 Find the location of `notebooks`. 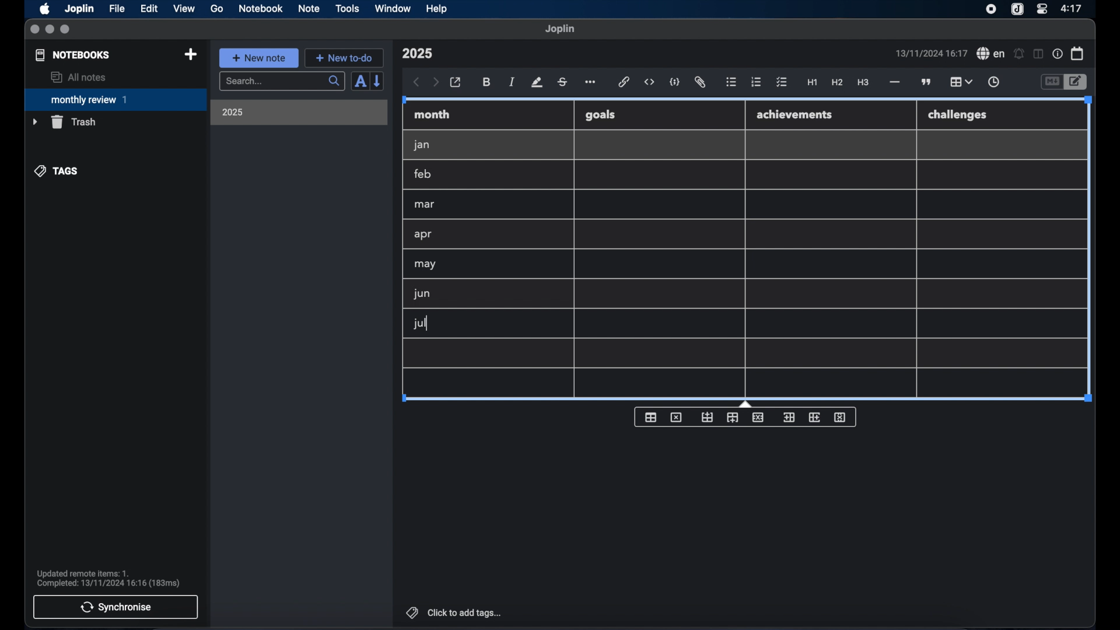

notebooks is located at coordinates (73, 55).